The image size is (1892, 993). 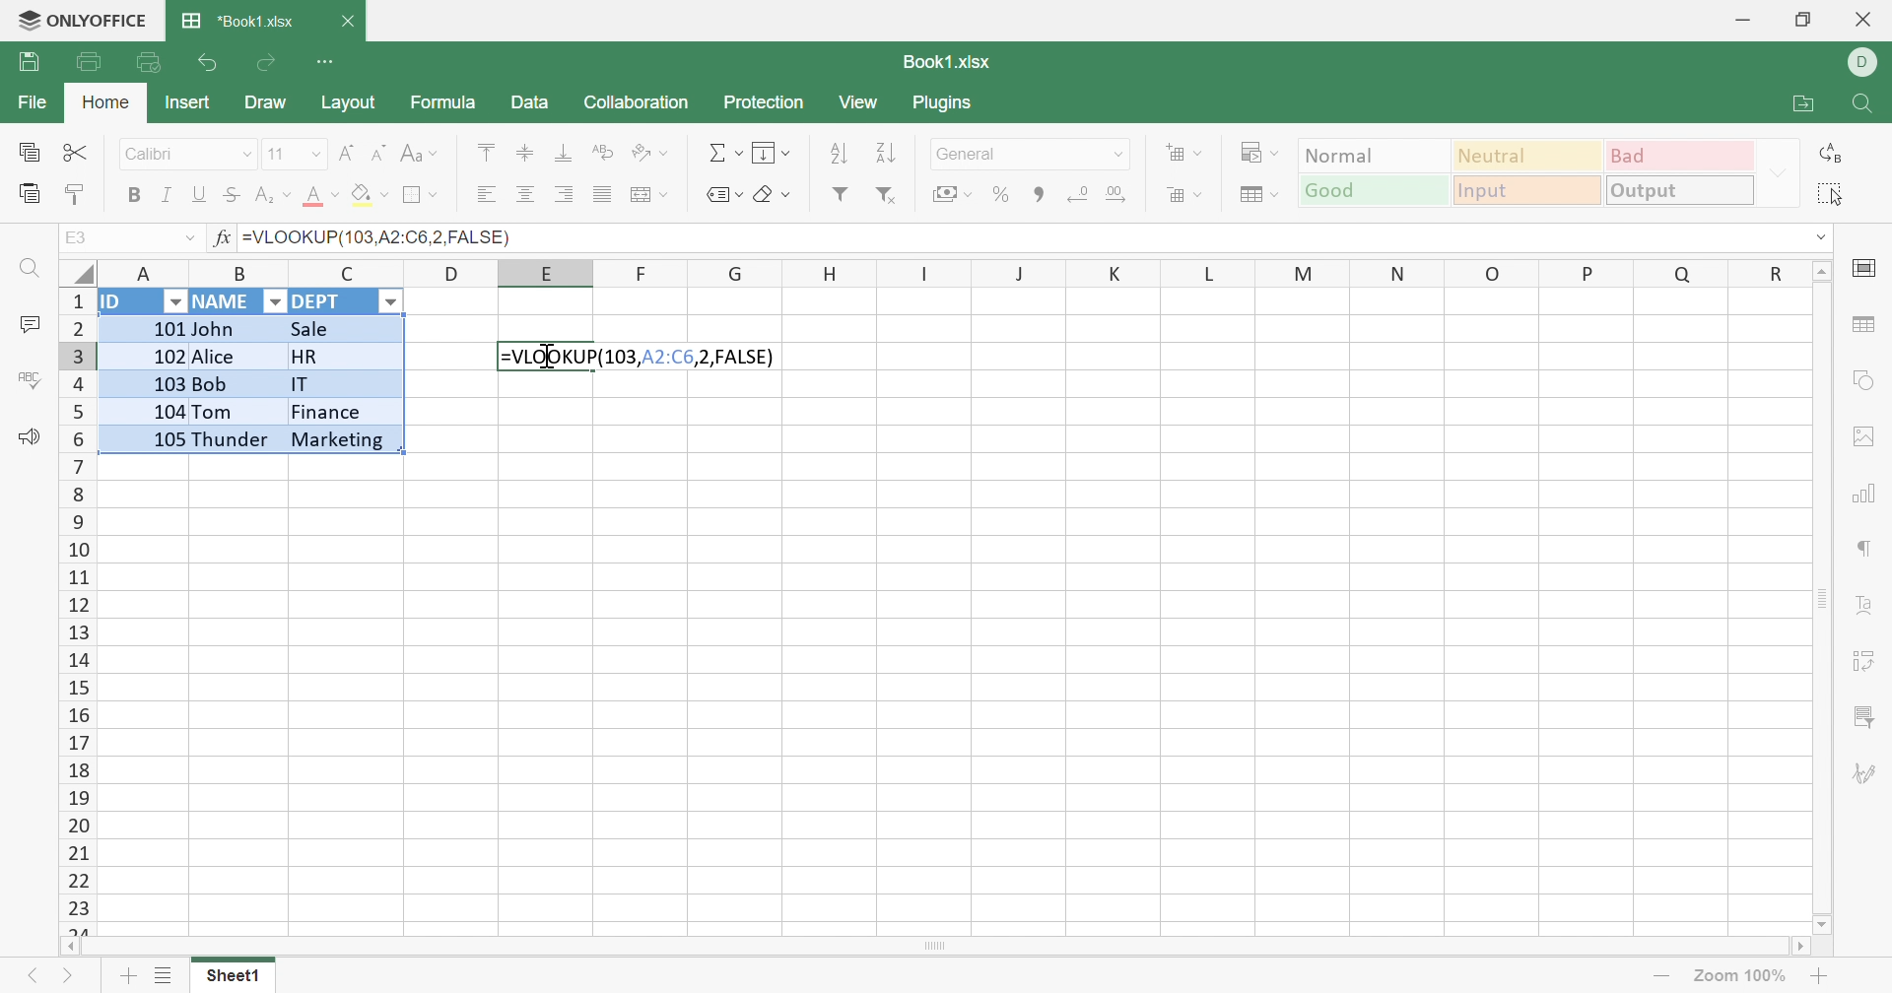 I want to click on Drop Down, so click(x=394, y=302).